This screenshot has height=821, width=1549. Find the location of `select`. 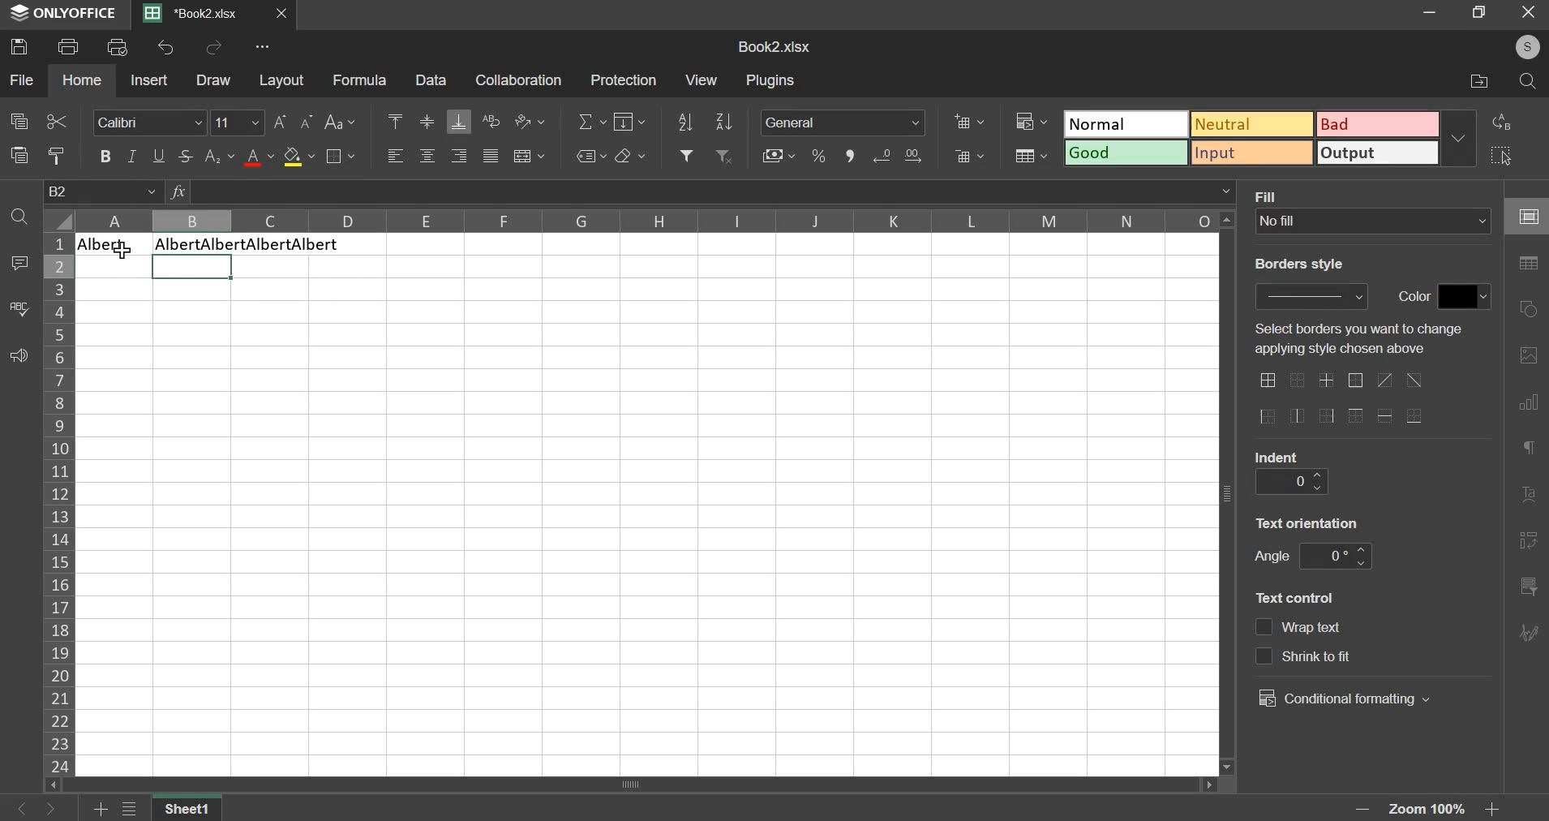

select is located at coordinates (1500, 156).